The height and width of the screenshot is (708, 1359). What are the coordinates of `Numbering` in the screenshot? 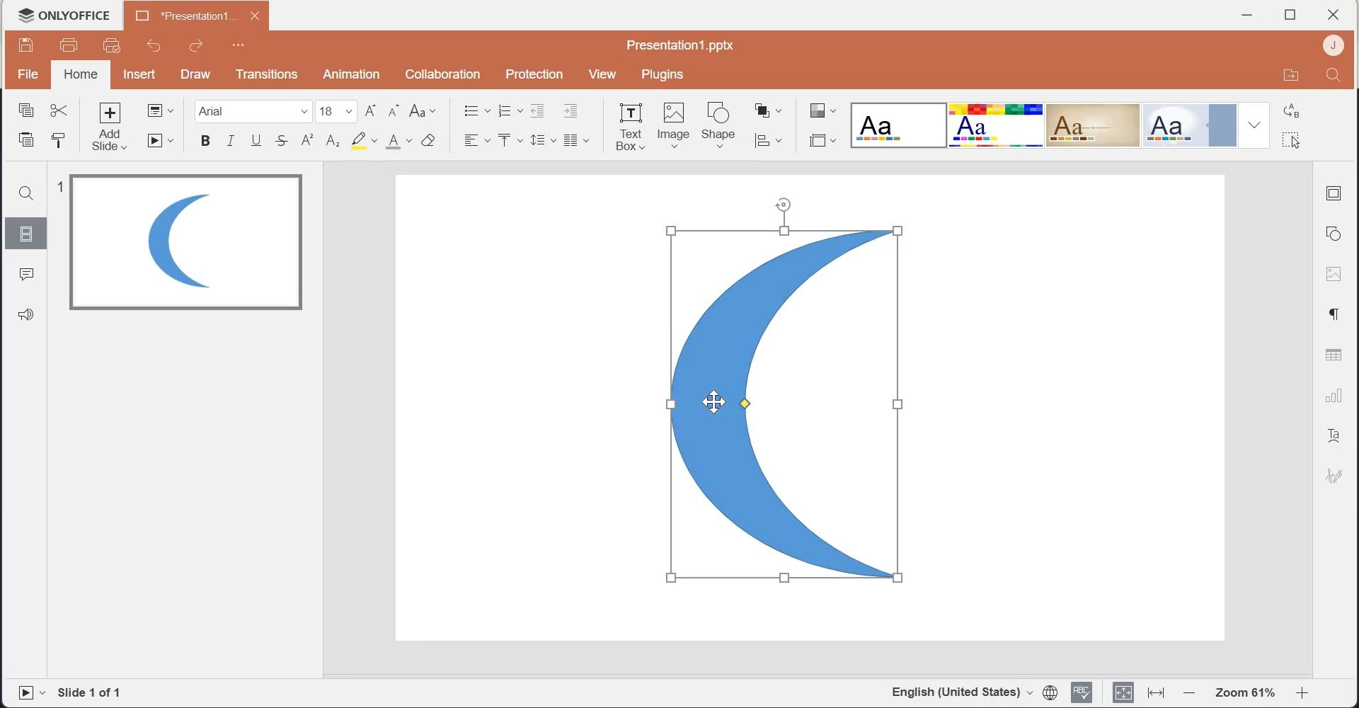 It's located at (509, 110).